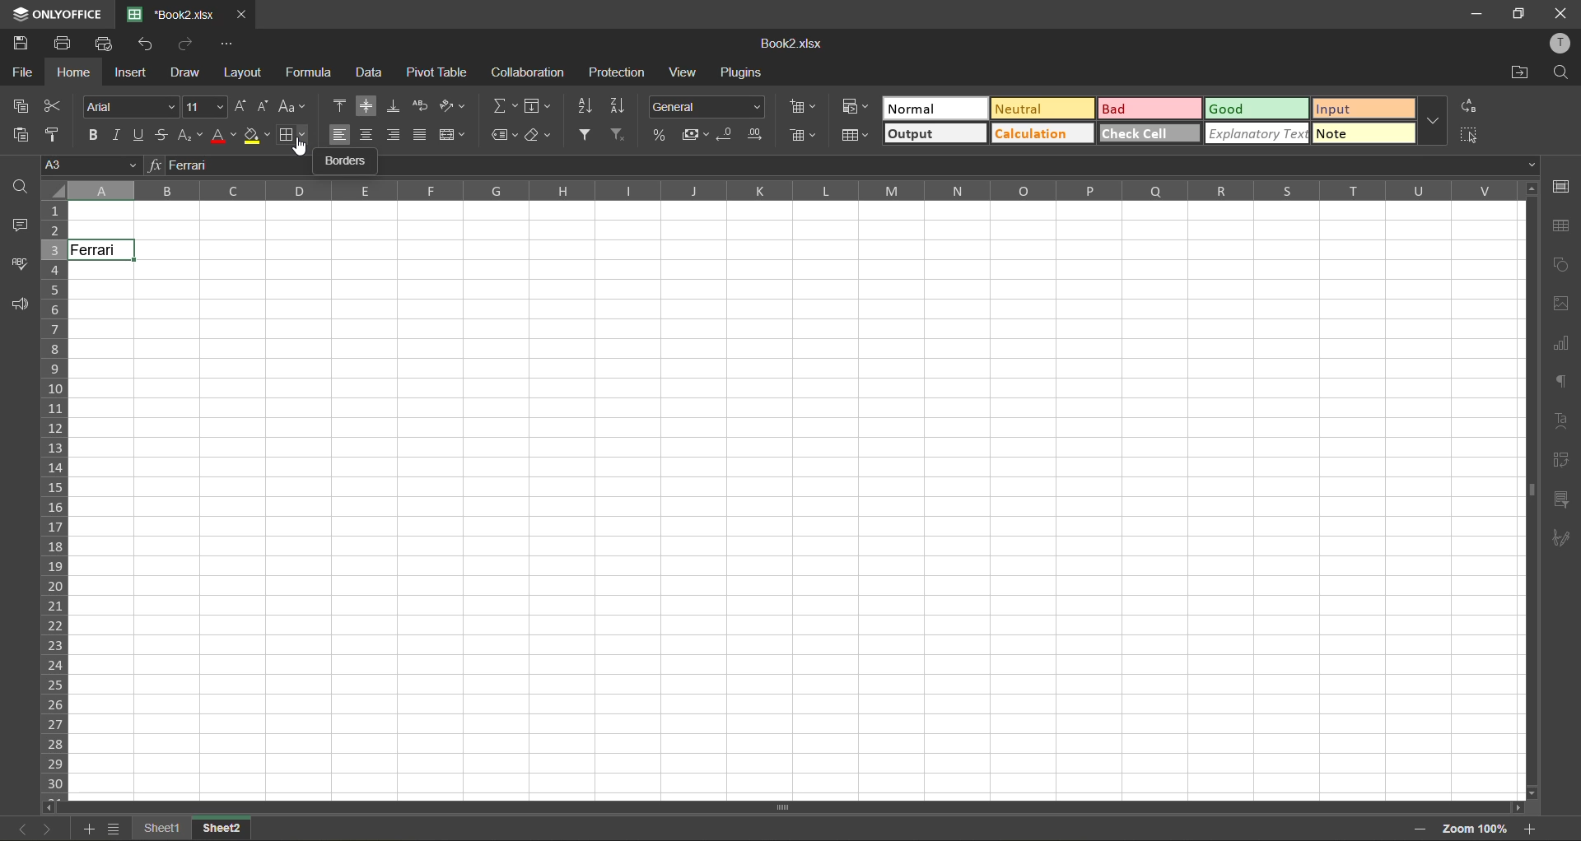 The height and width of the screenshot is (841, 1581). Describe the element at coordinates (706, 105) in the screenshot. I see `number format` at that location.